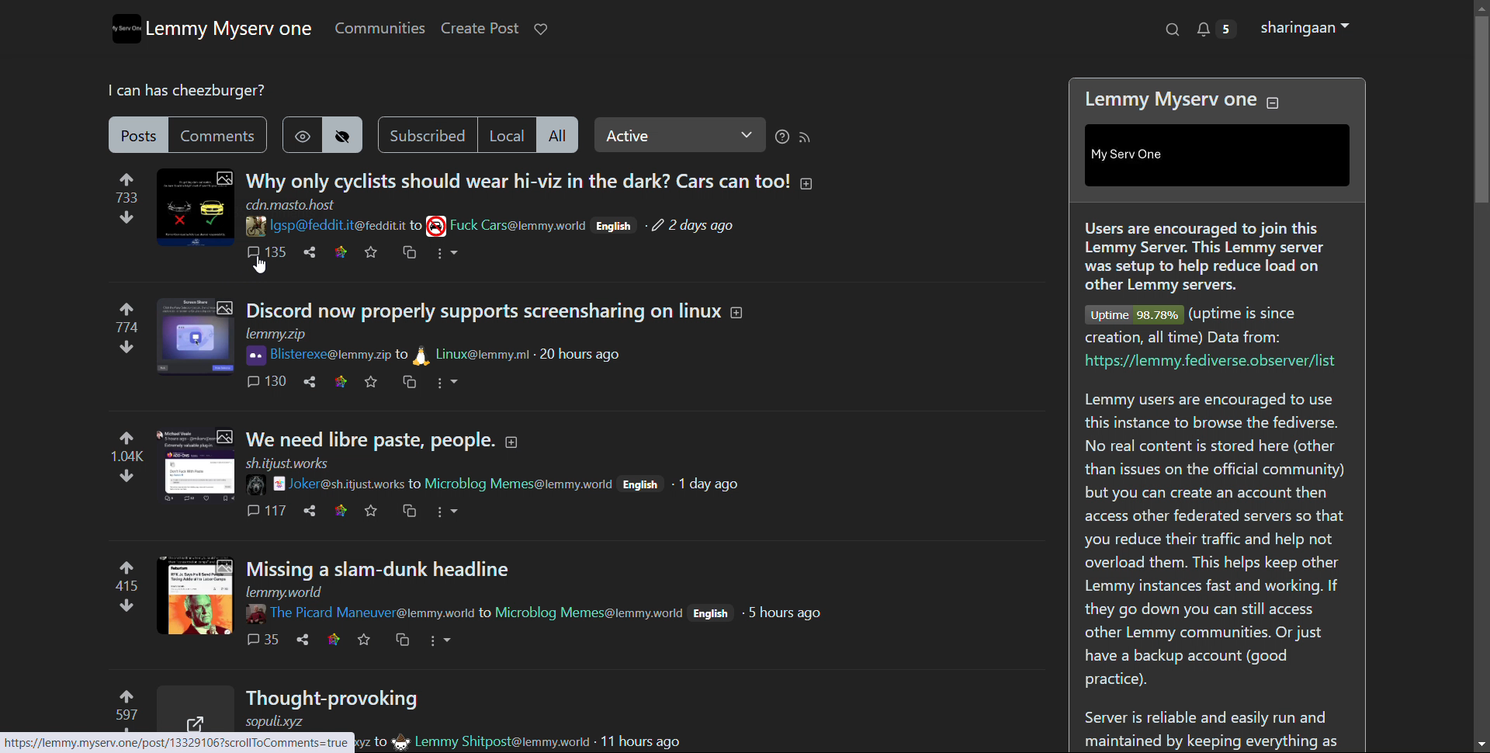 The width and height of the screenshot is (1490, 753). Describe the element at coordinates (302, 134) in the screenshot. I see `show hidden posts` at that location.